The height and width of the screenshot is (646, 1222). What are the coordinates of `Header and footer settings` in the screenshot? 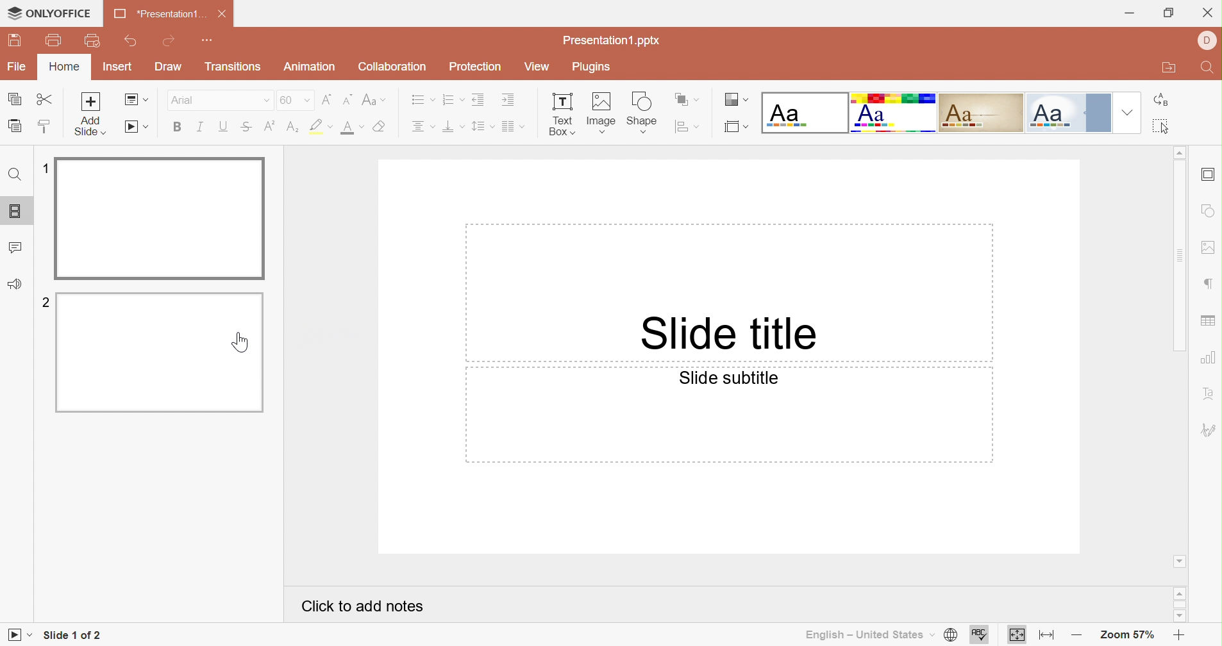 It's located at (1209, 176).